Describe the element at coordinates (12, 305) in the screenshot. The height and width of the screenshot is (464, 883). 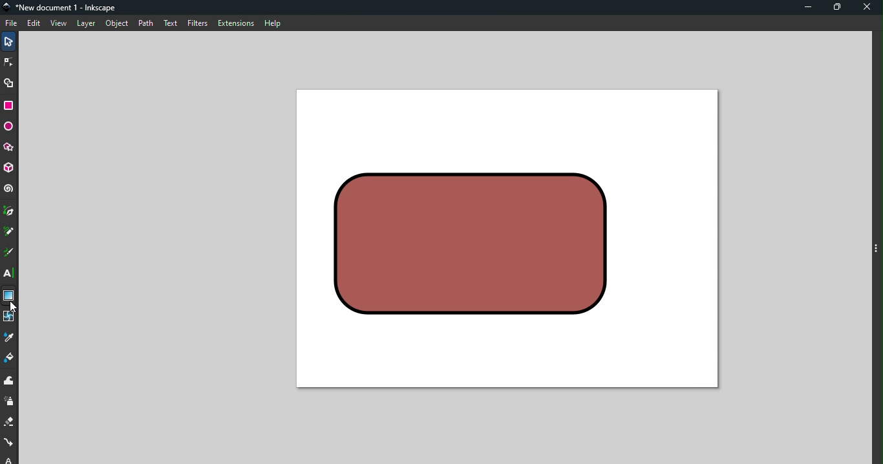
I see `cursor` at that location.